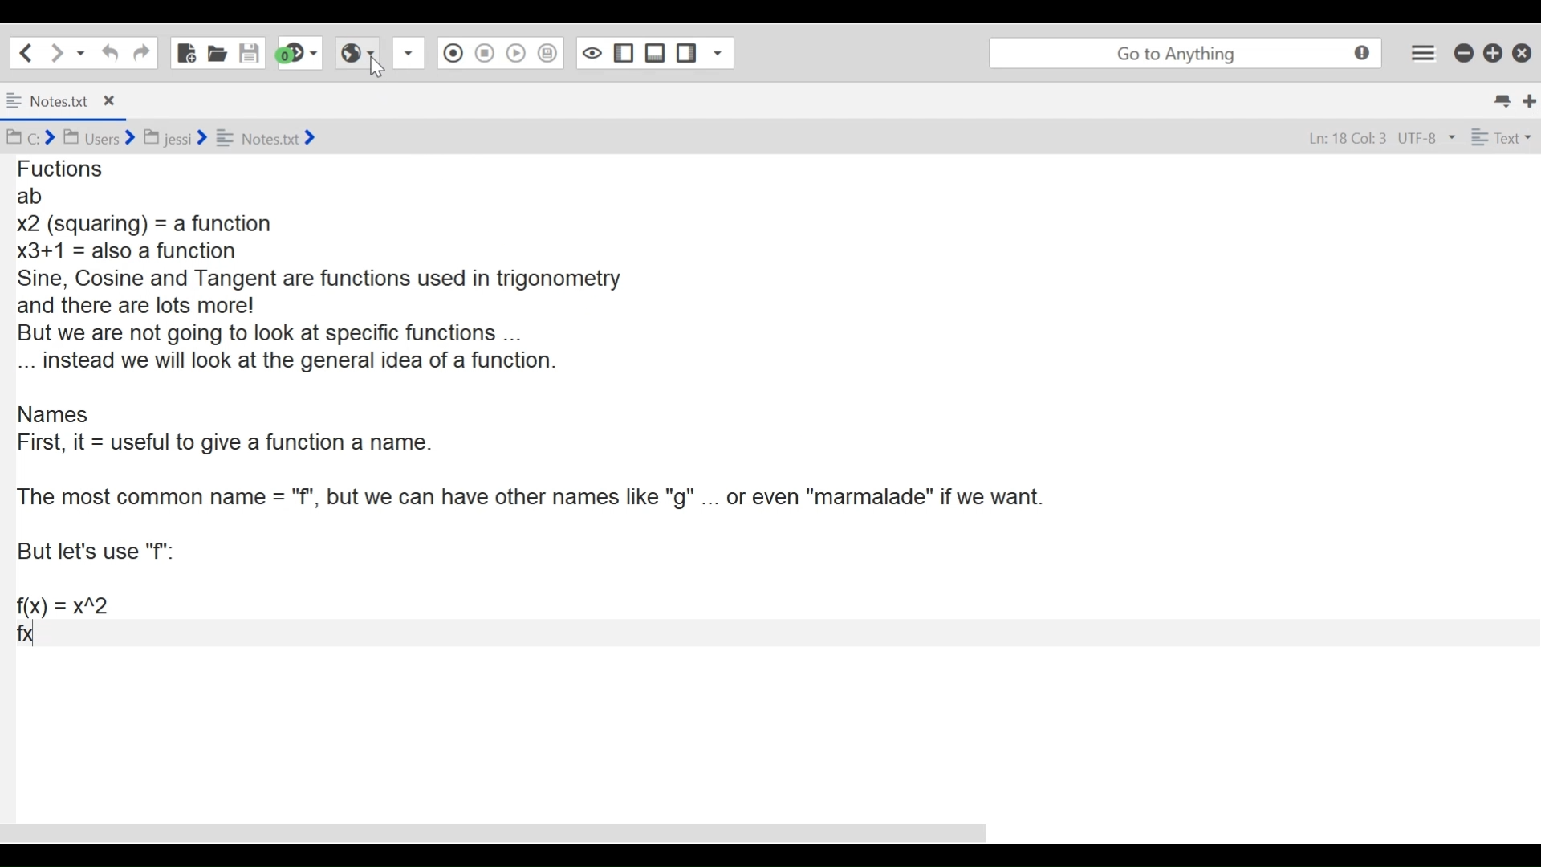 This screenshot has height=867, width=1541. I want to click on Open file, so click(218, 52).